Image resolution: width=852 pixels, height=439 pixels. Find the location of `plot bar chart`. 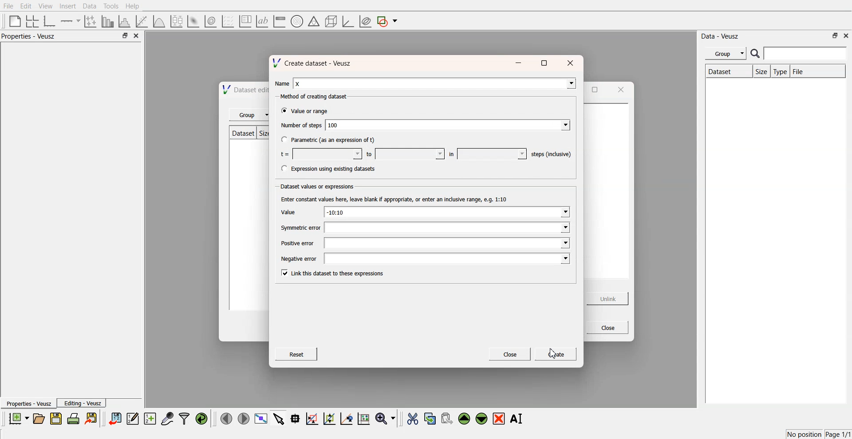

plot bar chart is located at coordinates (107, 22).